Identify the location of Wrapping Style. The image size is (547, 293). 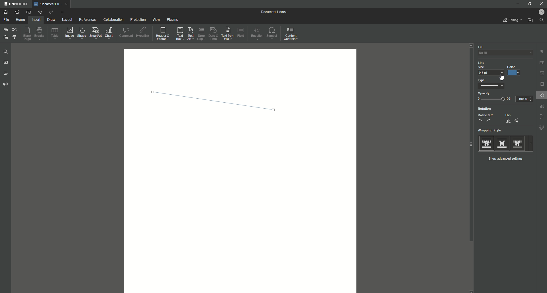
(491, 131).